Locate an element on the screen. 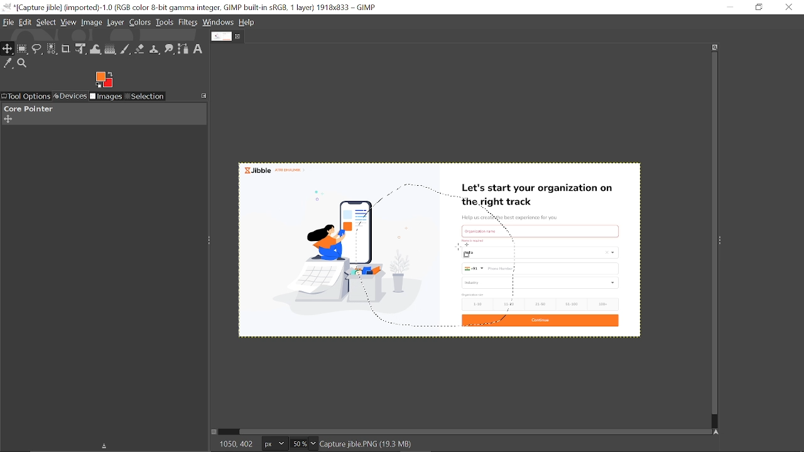 This screenshot has height=452, width=804. View is located at coordinates (68, 22).